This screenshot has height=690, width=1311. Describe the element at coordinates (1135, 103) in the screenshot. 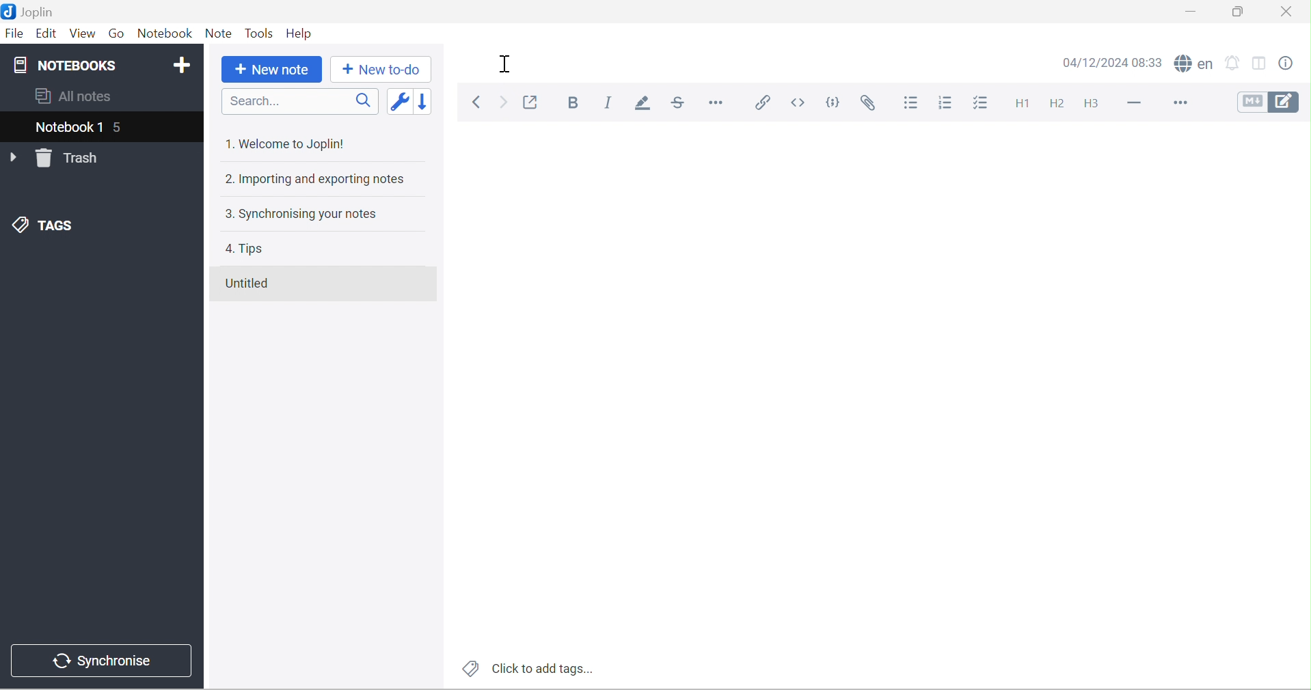

I see `Horizontal lines` at that location.